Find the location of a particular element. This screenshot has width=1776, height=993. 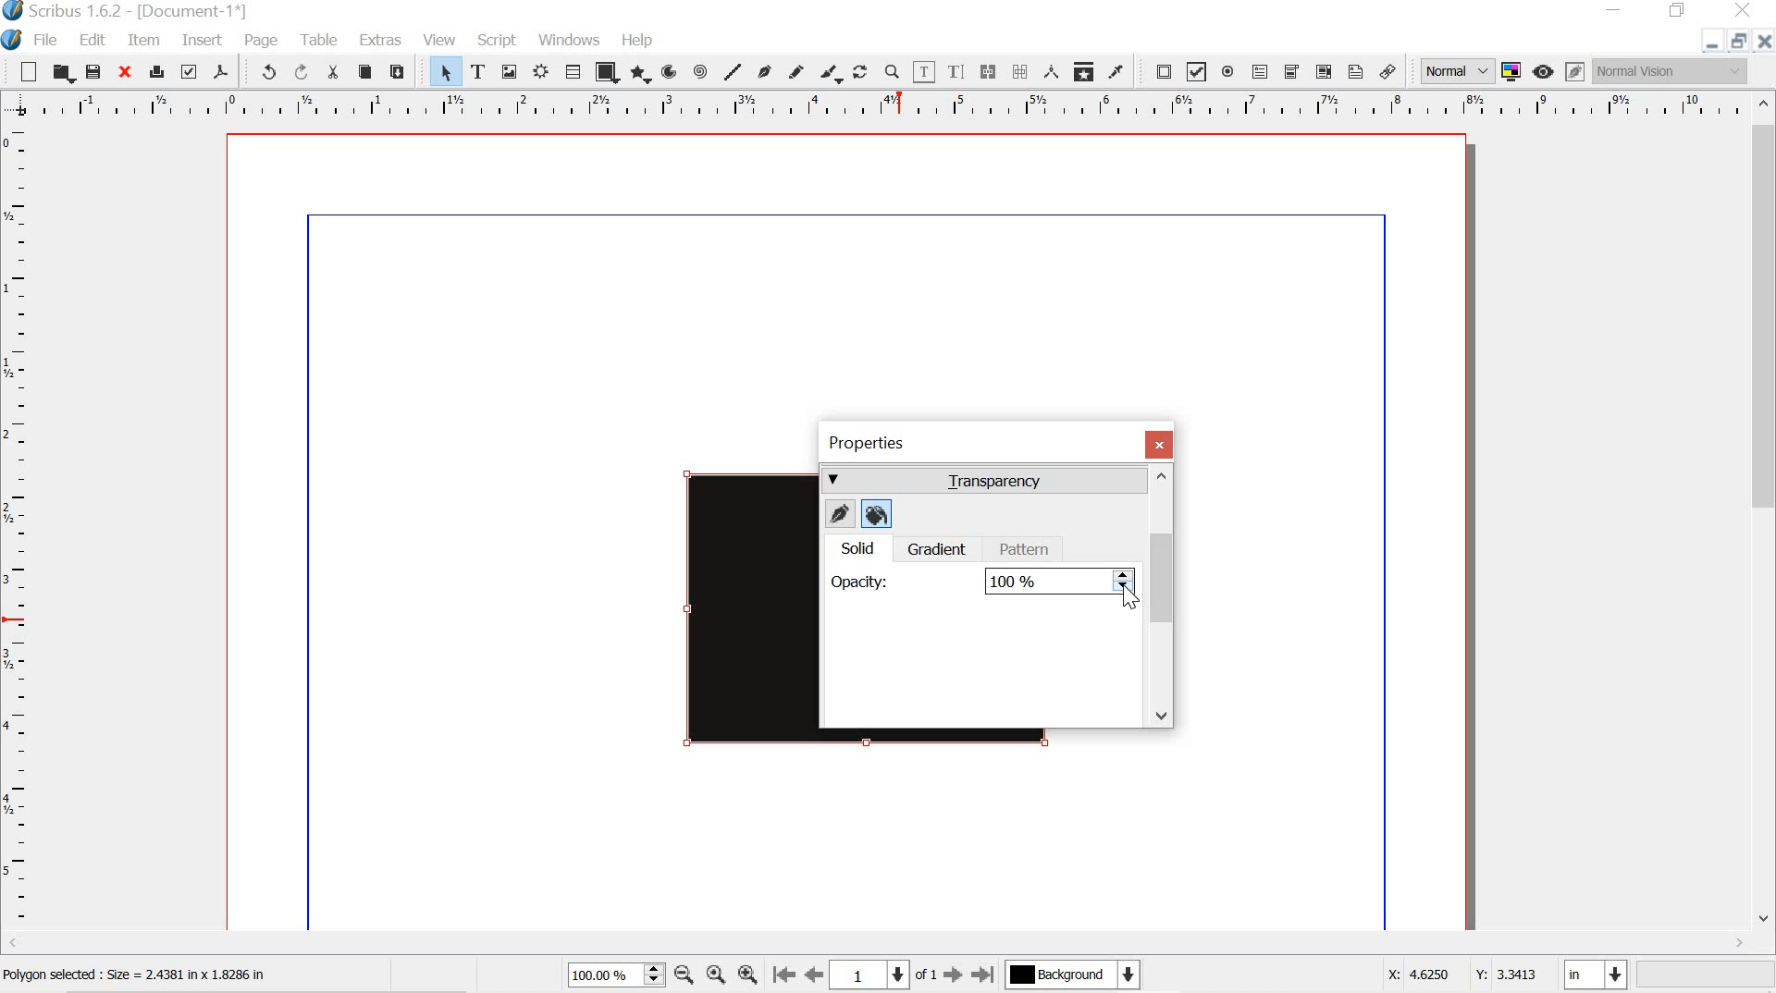

link text frame is located at coordinates (988, 73).